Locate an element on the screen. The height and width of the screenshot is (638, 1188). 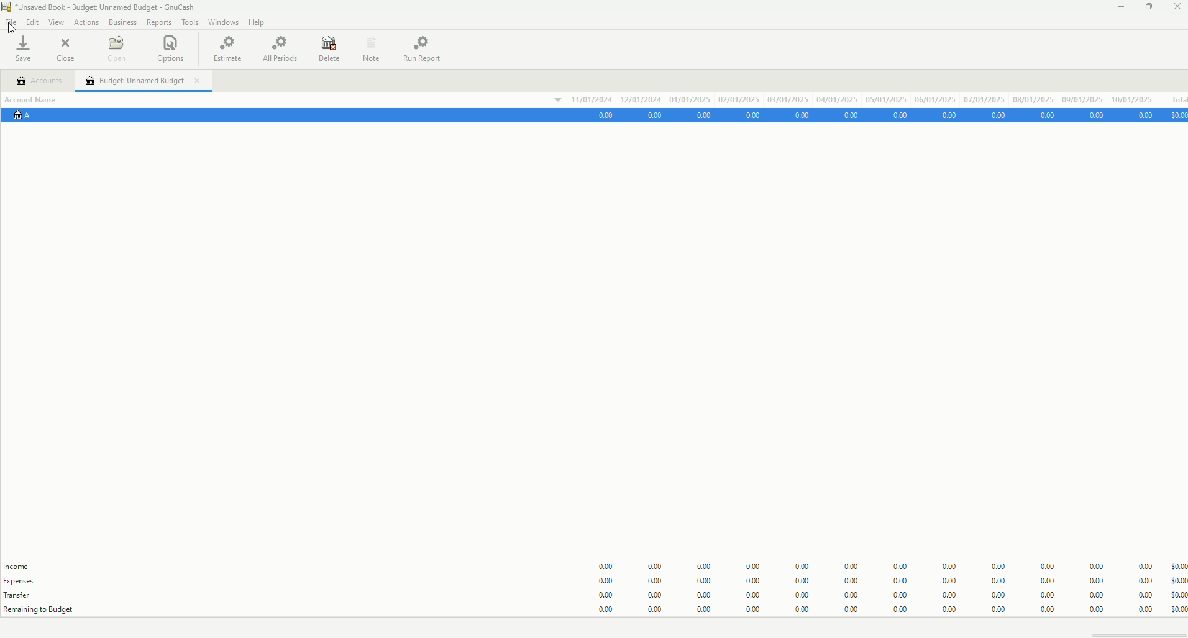
Delete is located at coordinates (326, 49).